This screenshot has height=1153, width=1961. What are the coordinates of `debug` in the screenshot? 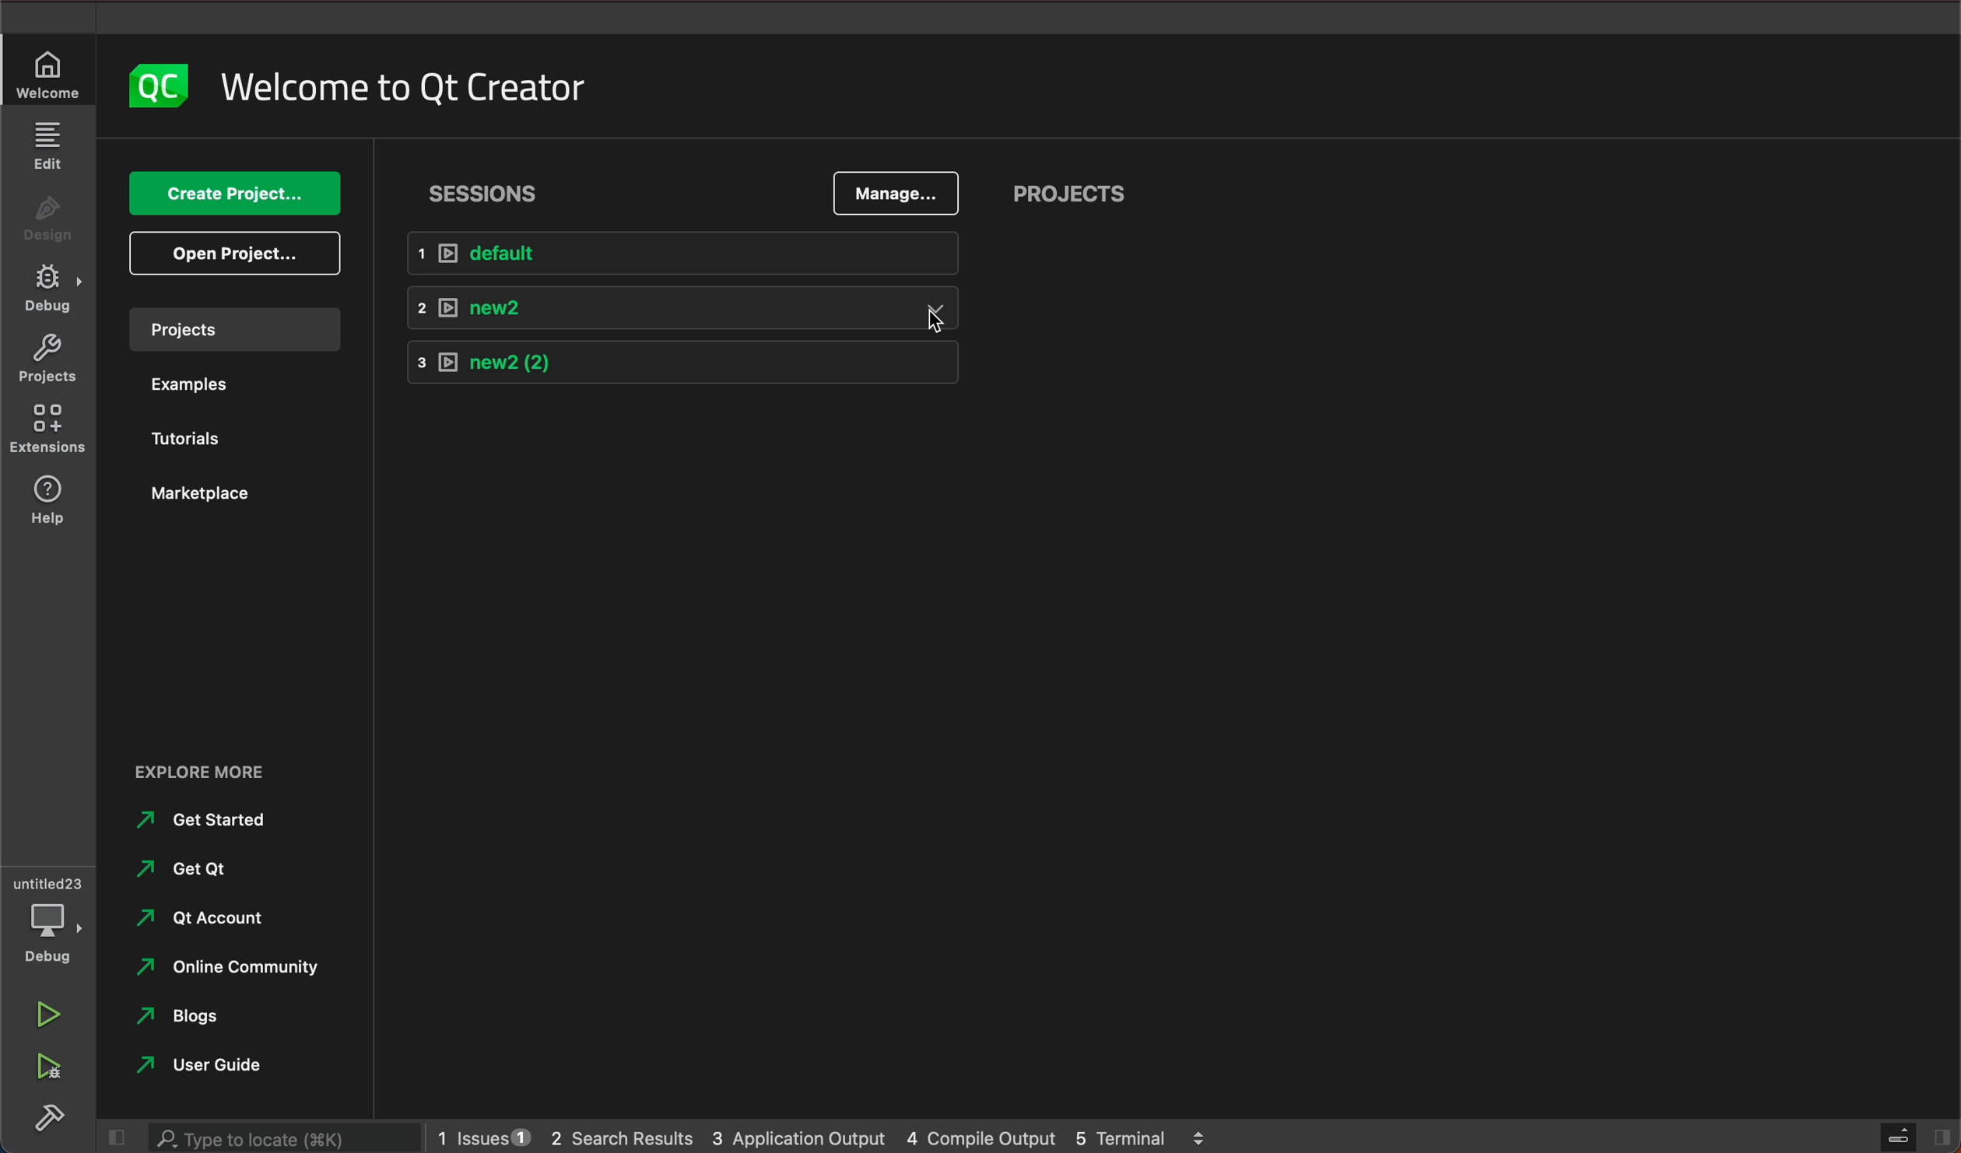 It's located at (48, 289).